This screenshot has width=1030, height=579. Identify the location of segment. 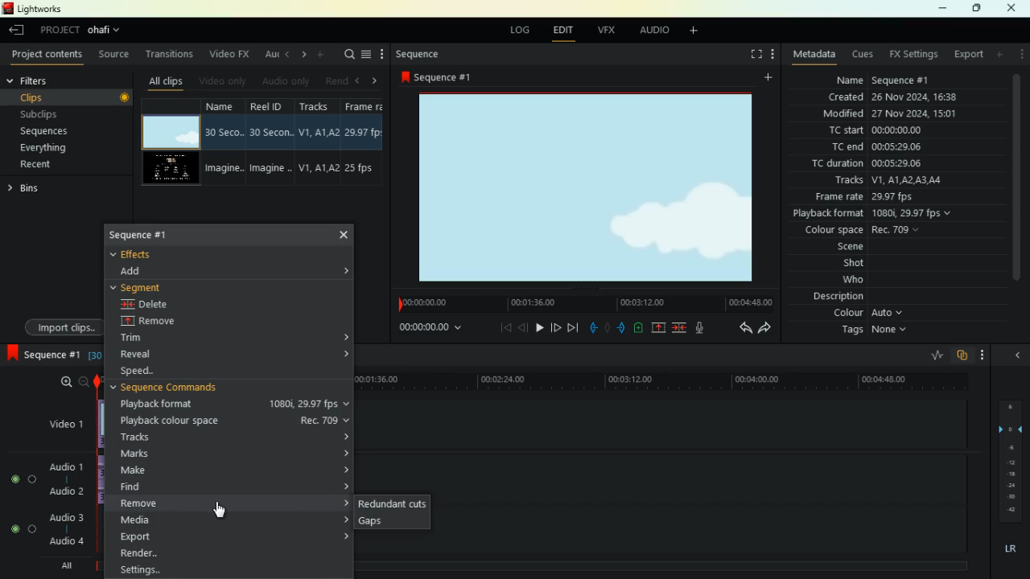
(141, 288).